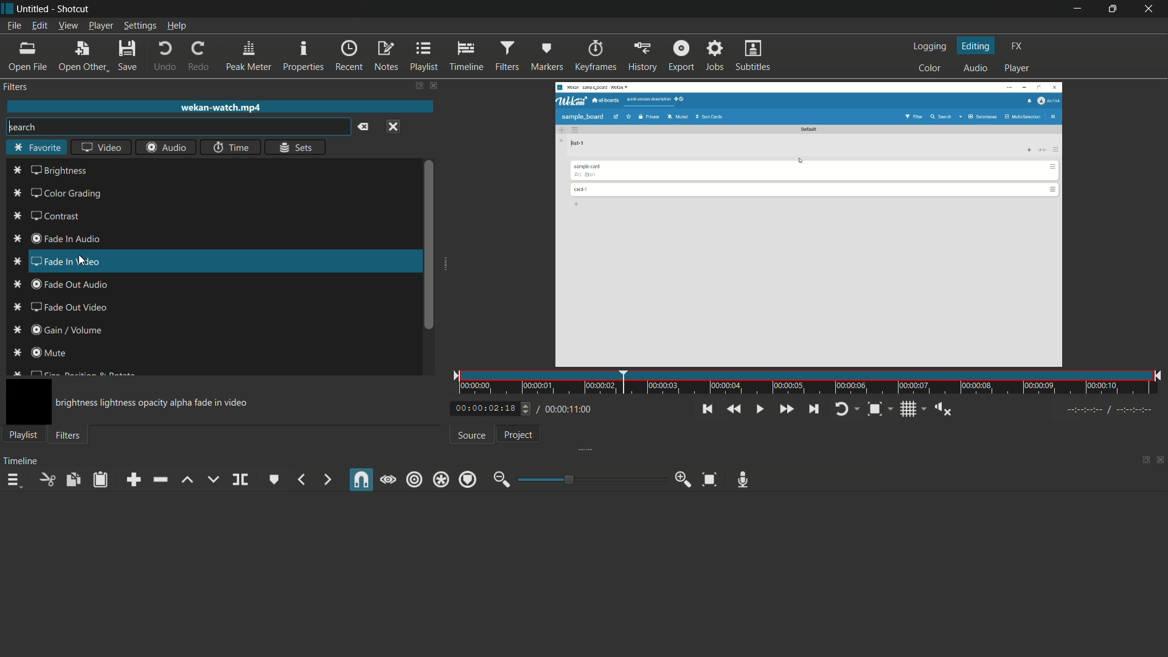 Image resolution: width=1168 pixels, height=657 pixels. I want to click on audio, so click(166, 147).